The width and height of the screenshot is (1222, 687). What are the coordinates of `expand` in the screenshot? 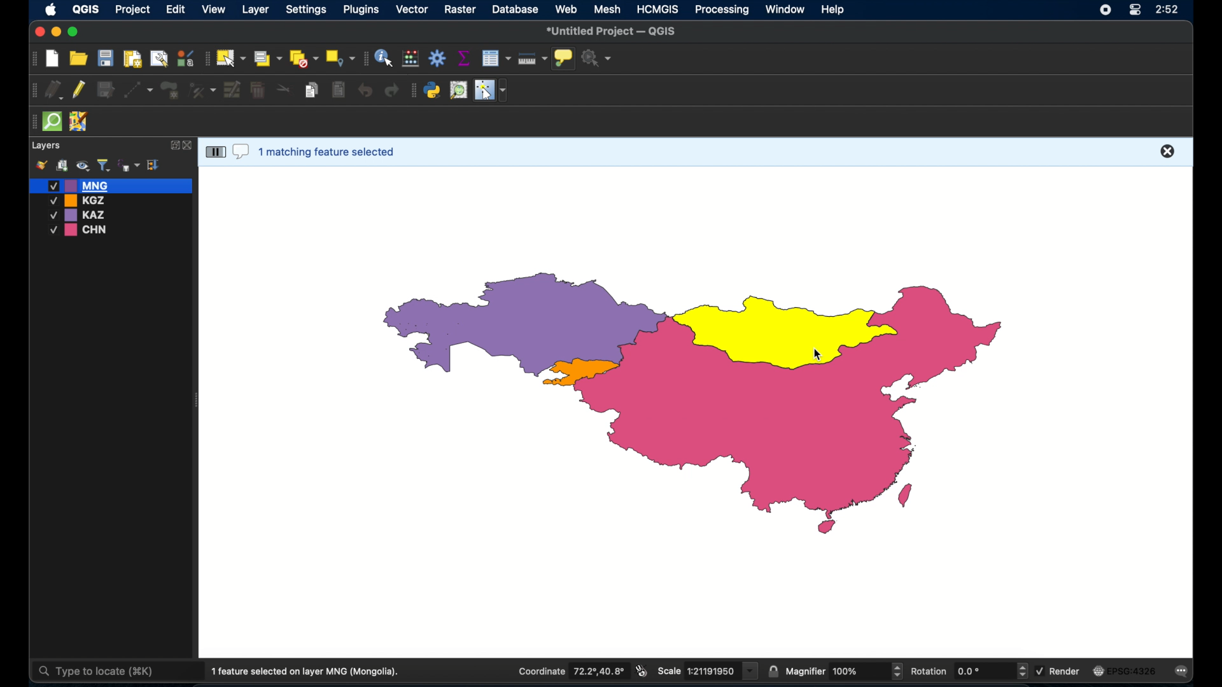 It's located at (172, 145).